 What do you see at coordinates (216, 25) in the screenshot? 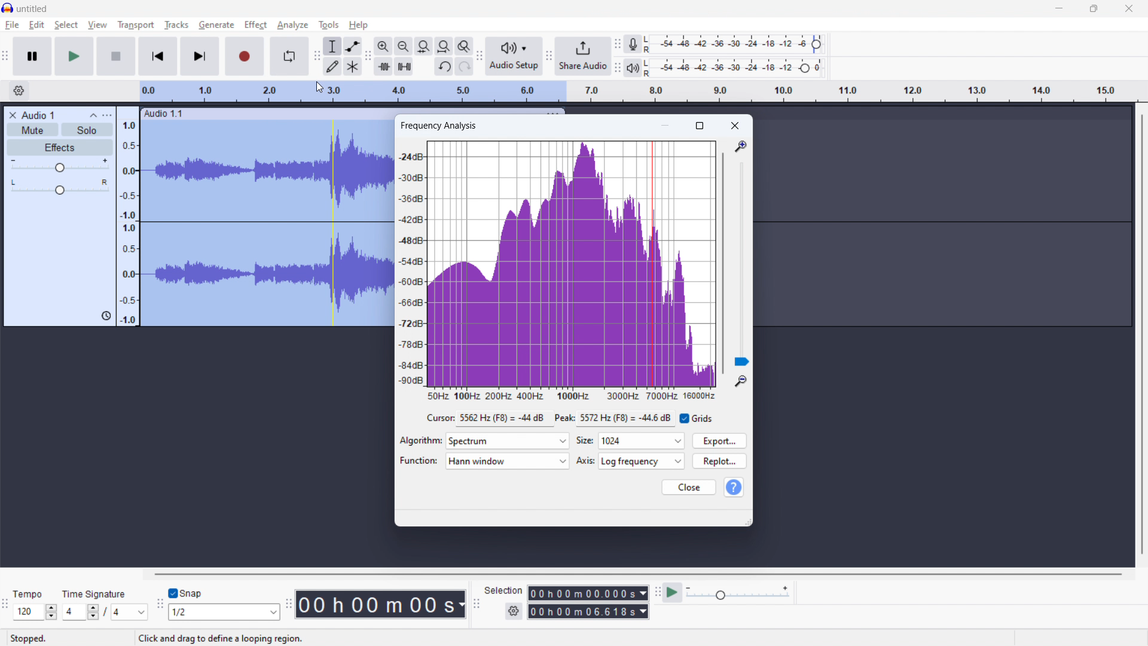
I see `generate` at bounding box center [216, 25].